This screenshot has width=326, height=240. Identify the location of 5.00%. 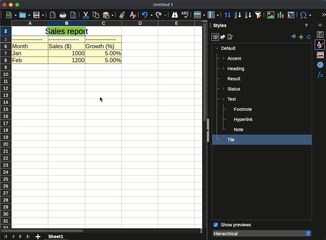
(112, 60).